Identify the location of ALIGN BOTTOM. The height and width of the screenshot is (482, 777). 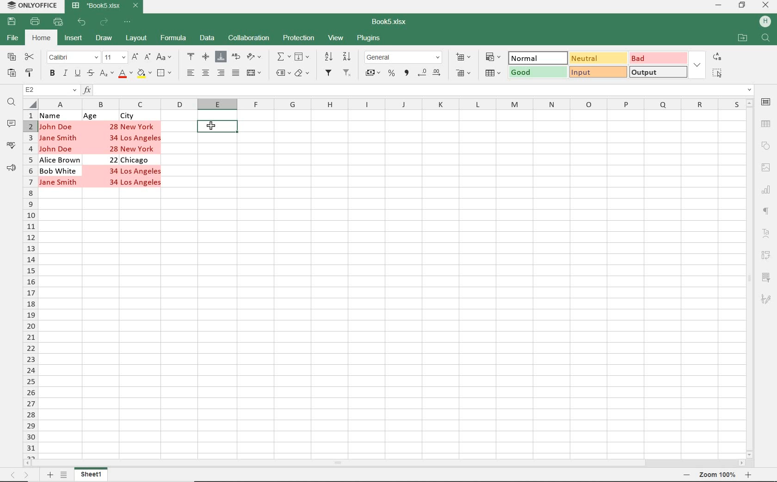
(220, 57).